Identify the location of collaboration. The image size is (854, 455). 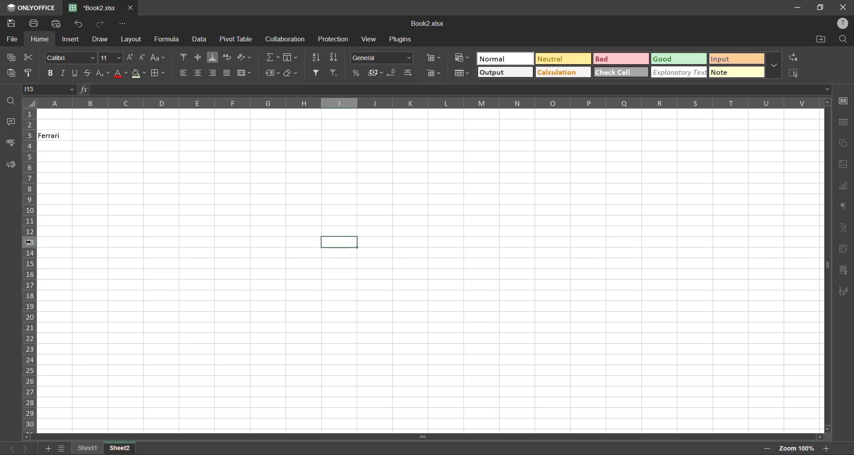
(285, 38).